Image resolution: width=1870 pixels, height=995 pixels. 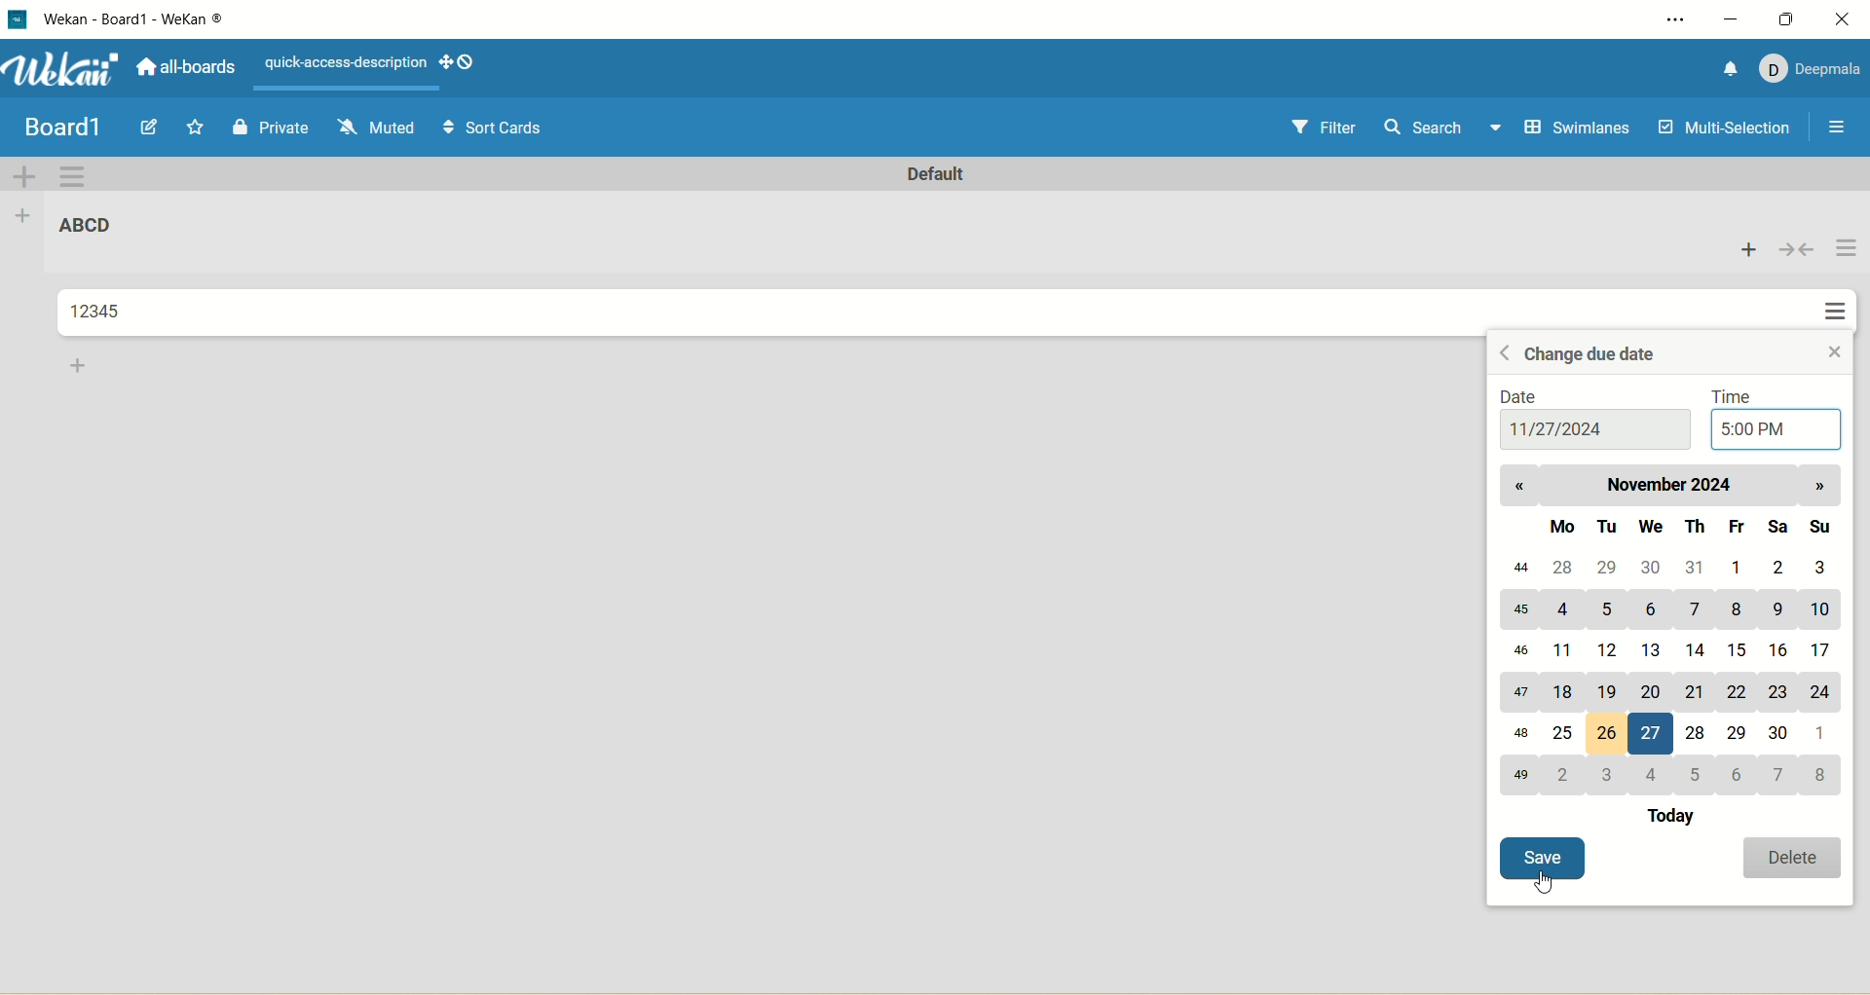 What do you see at coordinates (1798, 249) in the screenshot?
I see `collapse` at bounding box center [1798, 249].